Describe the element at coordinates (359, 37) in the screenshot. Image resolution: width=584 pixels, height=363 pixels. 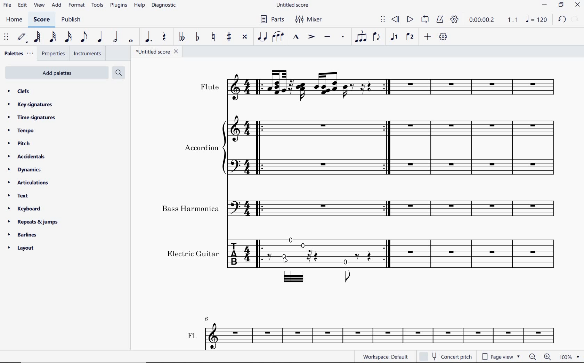
I see `tuplet` at that location.